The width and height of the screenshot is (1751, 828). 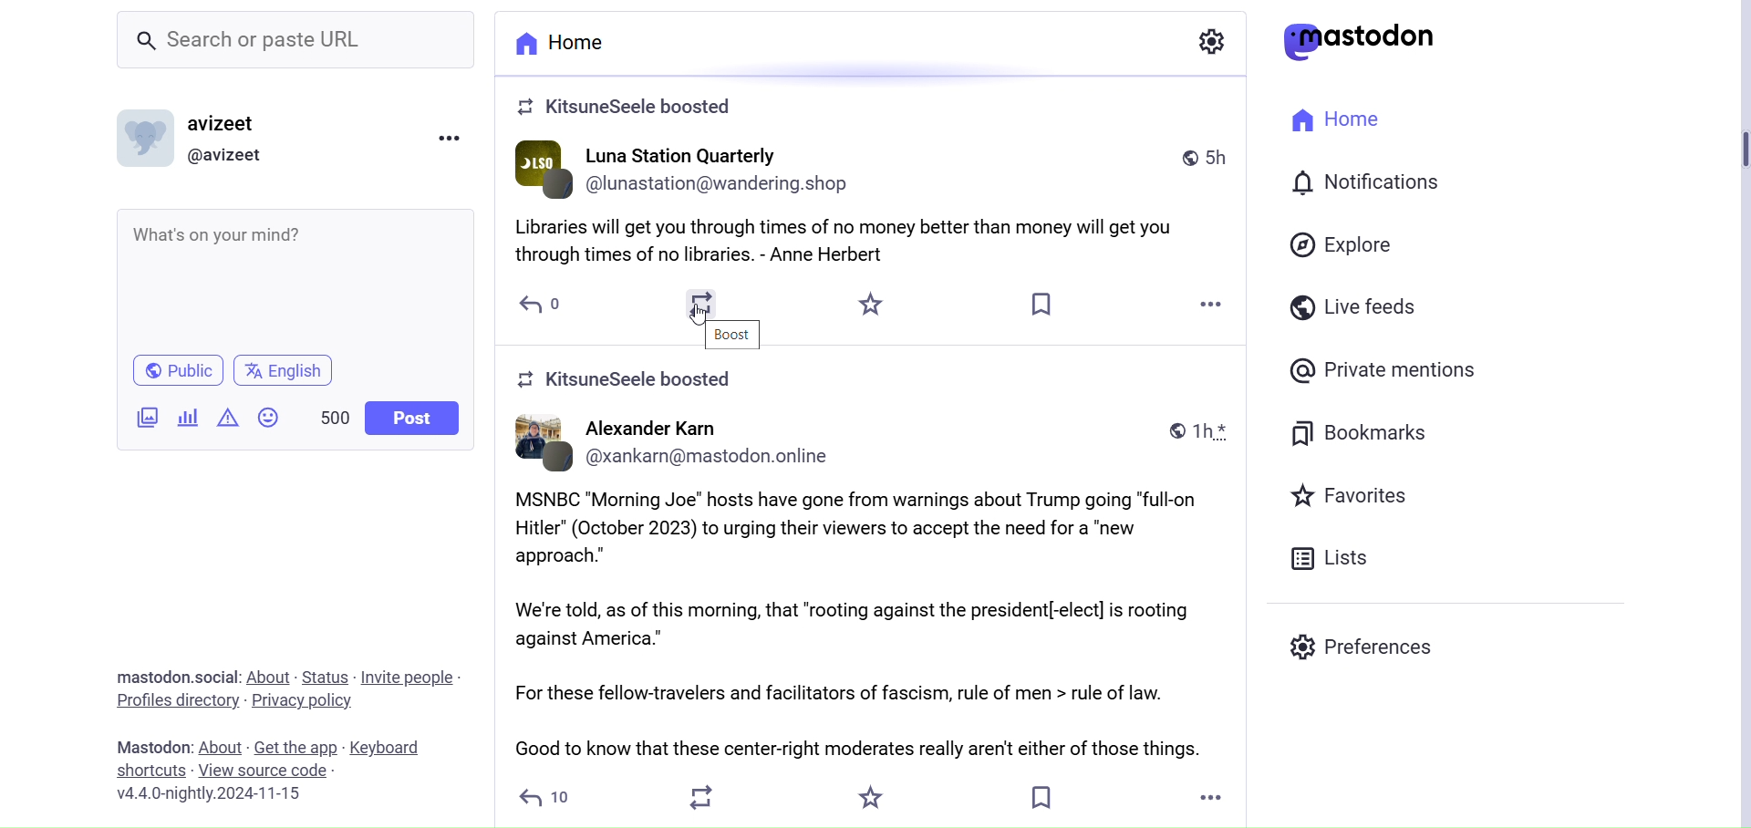 I want to click on Bookmark, so click(x=1041, y=796).